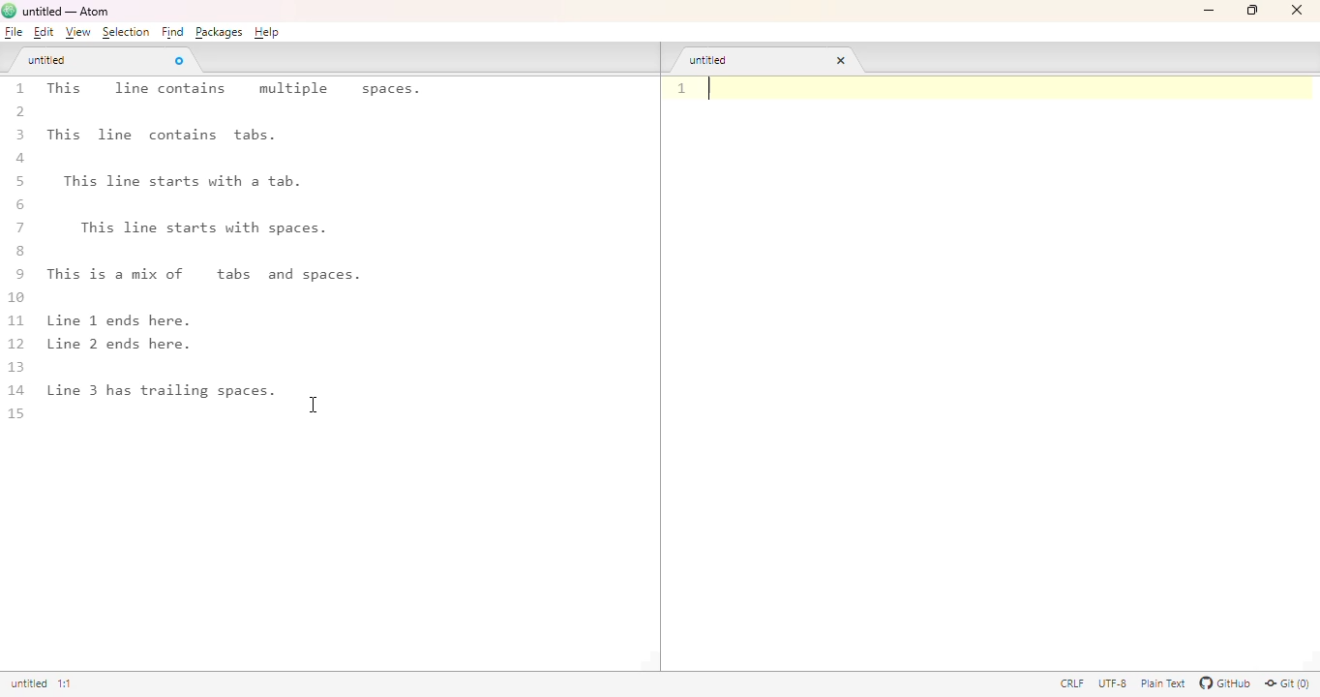  What do you see at coordinates (1226, 683) in the screenshot?
I see `GitHub` at bounding box center [1226, 683].